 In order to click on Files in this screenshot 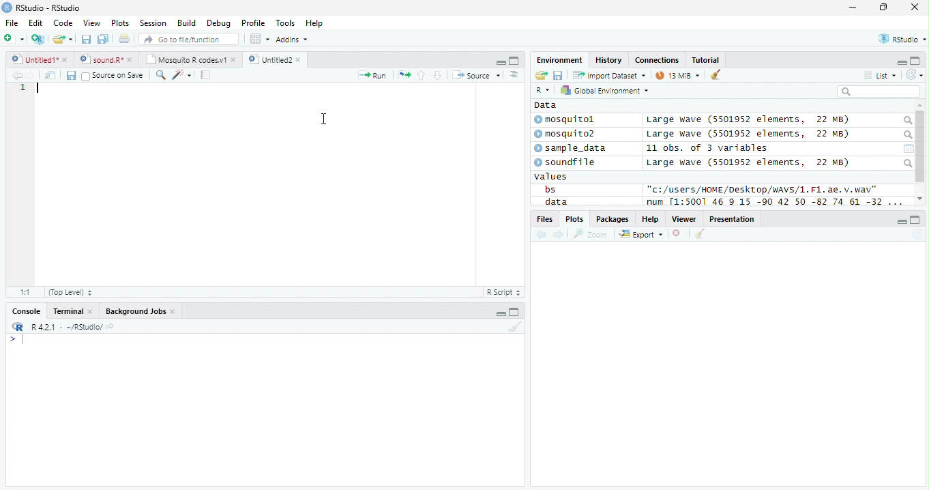, I will do `click(544, 219)`.